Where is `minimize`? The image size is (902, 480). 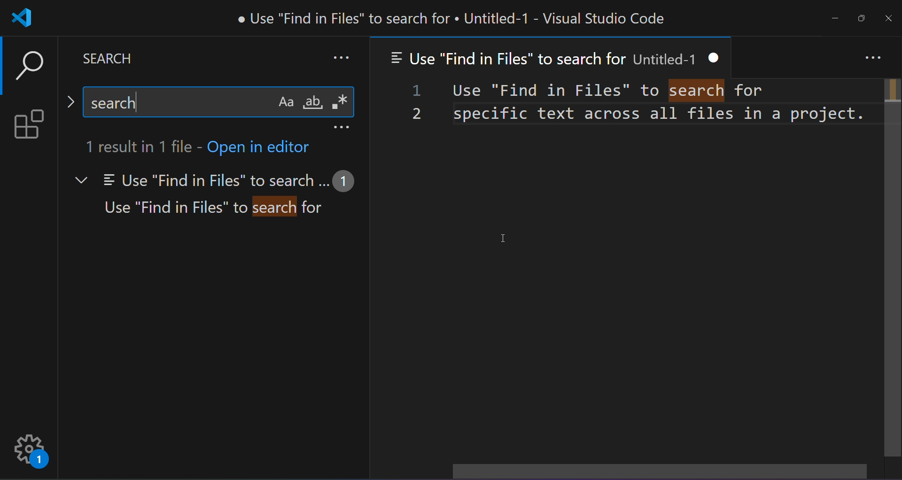
minimize is located at coordinates (834, 17).